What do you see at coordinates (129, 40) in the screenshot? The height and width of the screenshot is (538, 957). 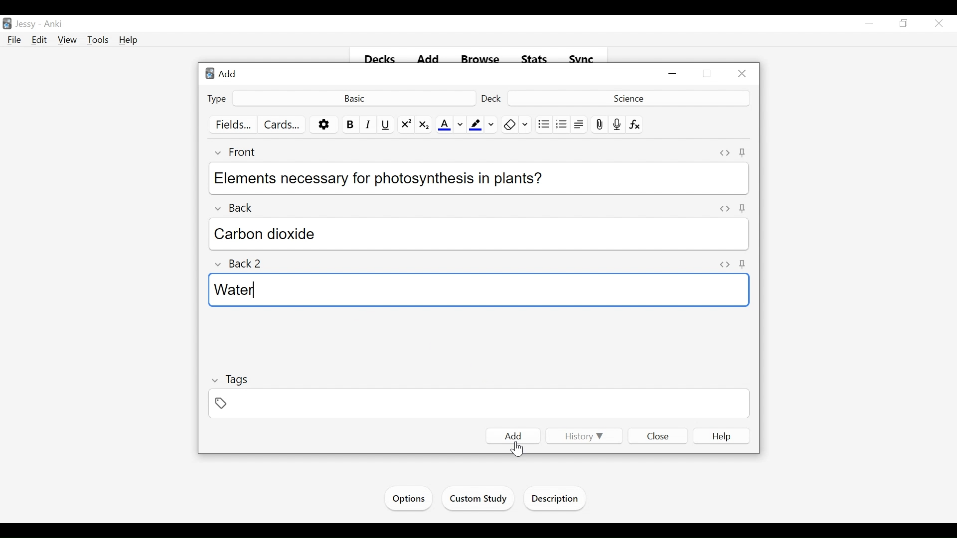 I see `Help` at bounding box center [129, 40].